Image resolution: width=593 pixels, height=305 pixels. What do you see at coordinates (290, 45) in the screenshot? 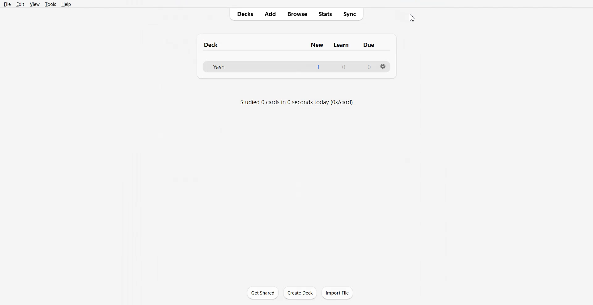
I see `Text` at bounding box center [290, 45].